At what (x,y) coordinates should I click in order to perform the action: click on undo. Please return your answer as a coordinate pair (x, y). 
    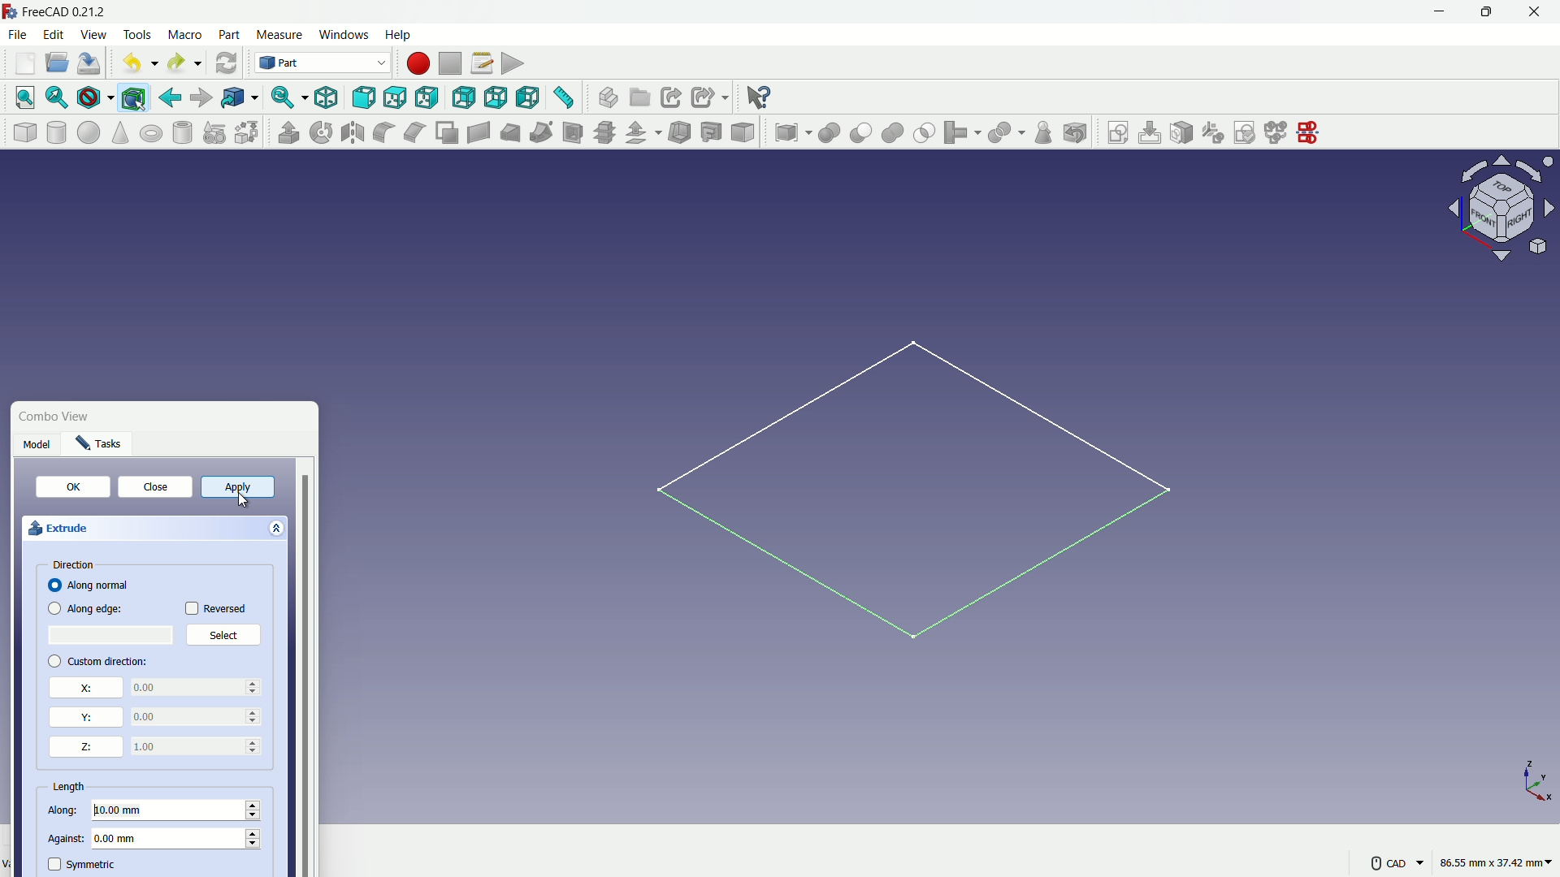
    Looking at the image, I should click on (142, 63).